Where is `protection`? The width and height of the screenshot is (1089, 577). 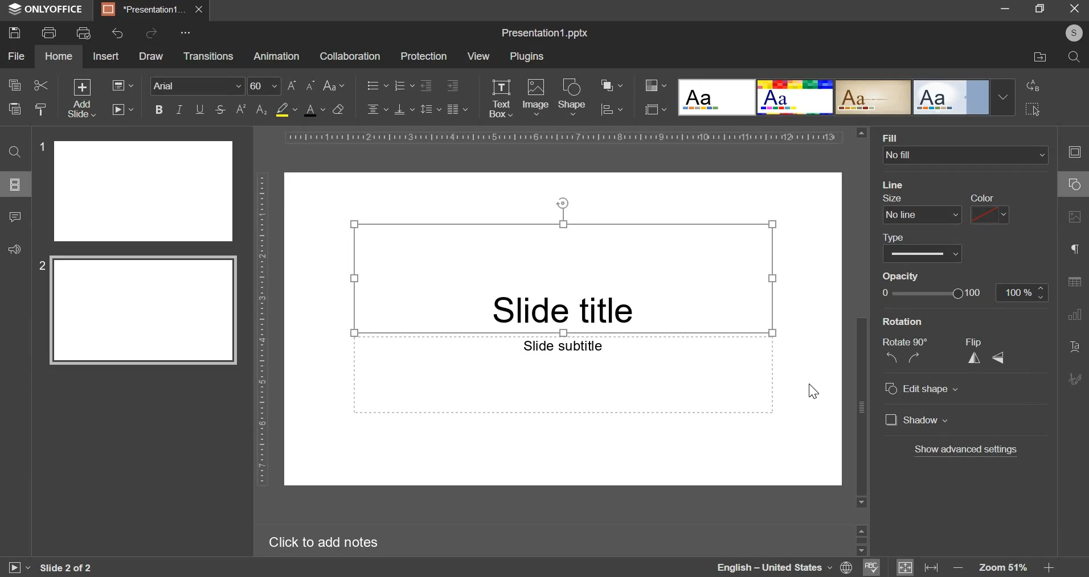
protection is located at coordinates (423, 56).